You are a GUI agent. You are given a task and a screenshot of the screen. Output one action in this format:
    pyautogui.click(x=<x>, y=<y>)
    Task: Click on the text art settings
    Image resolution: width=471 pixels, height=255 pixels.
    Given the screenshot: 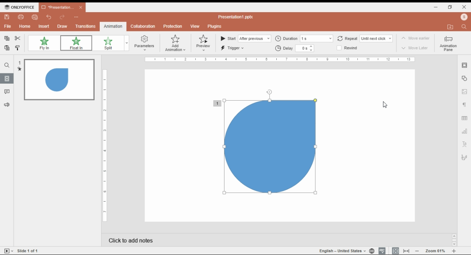 What is the action you would take?
    pyautogui.click(x=464, y=144)
    